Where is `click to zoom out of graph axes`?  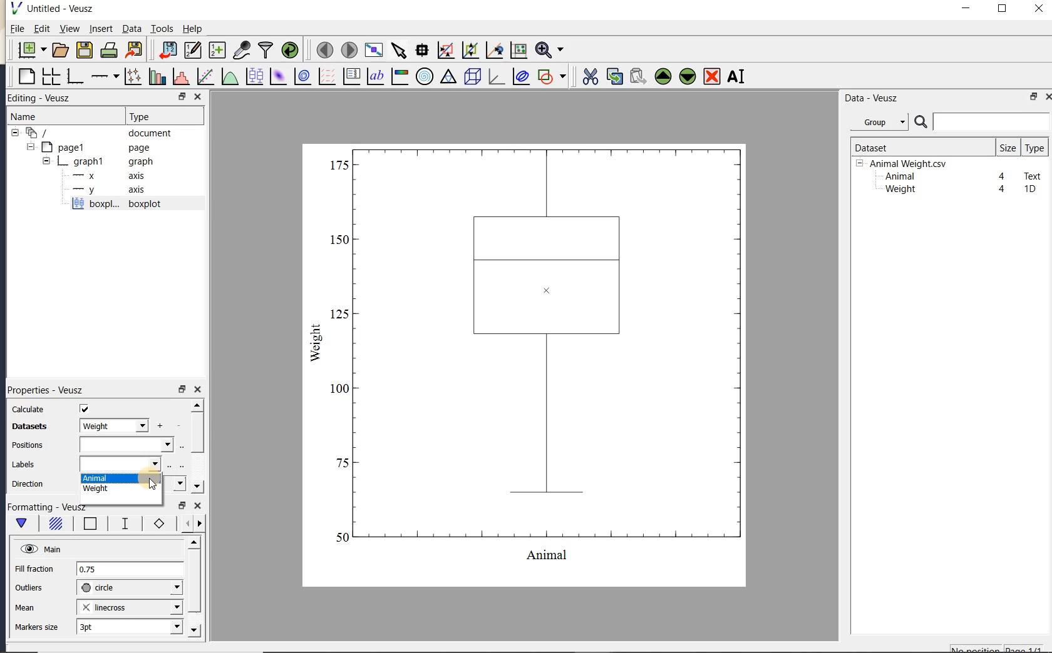
click to zoom out of graph axes is located at coordinates (471, 49).